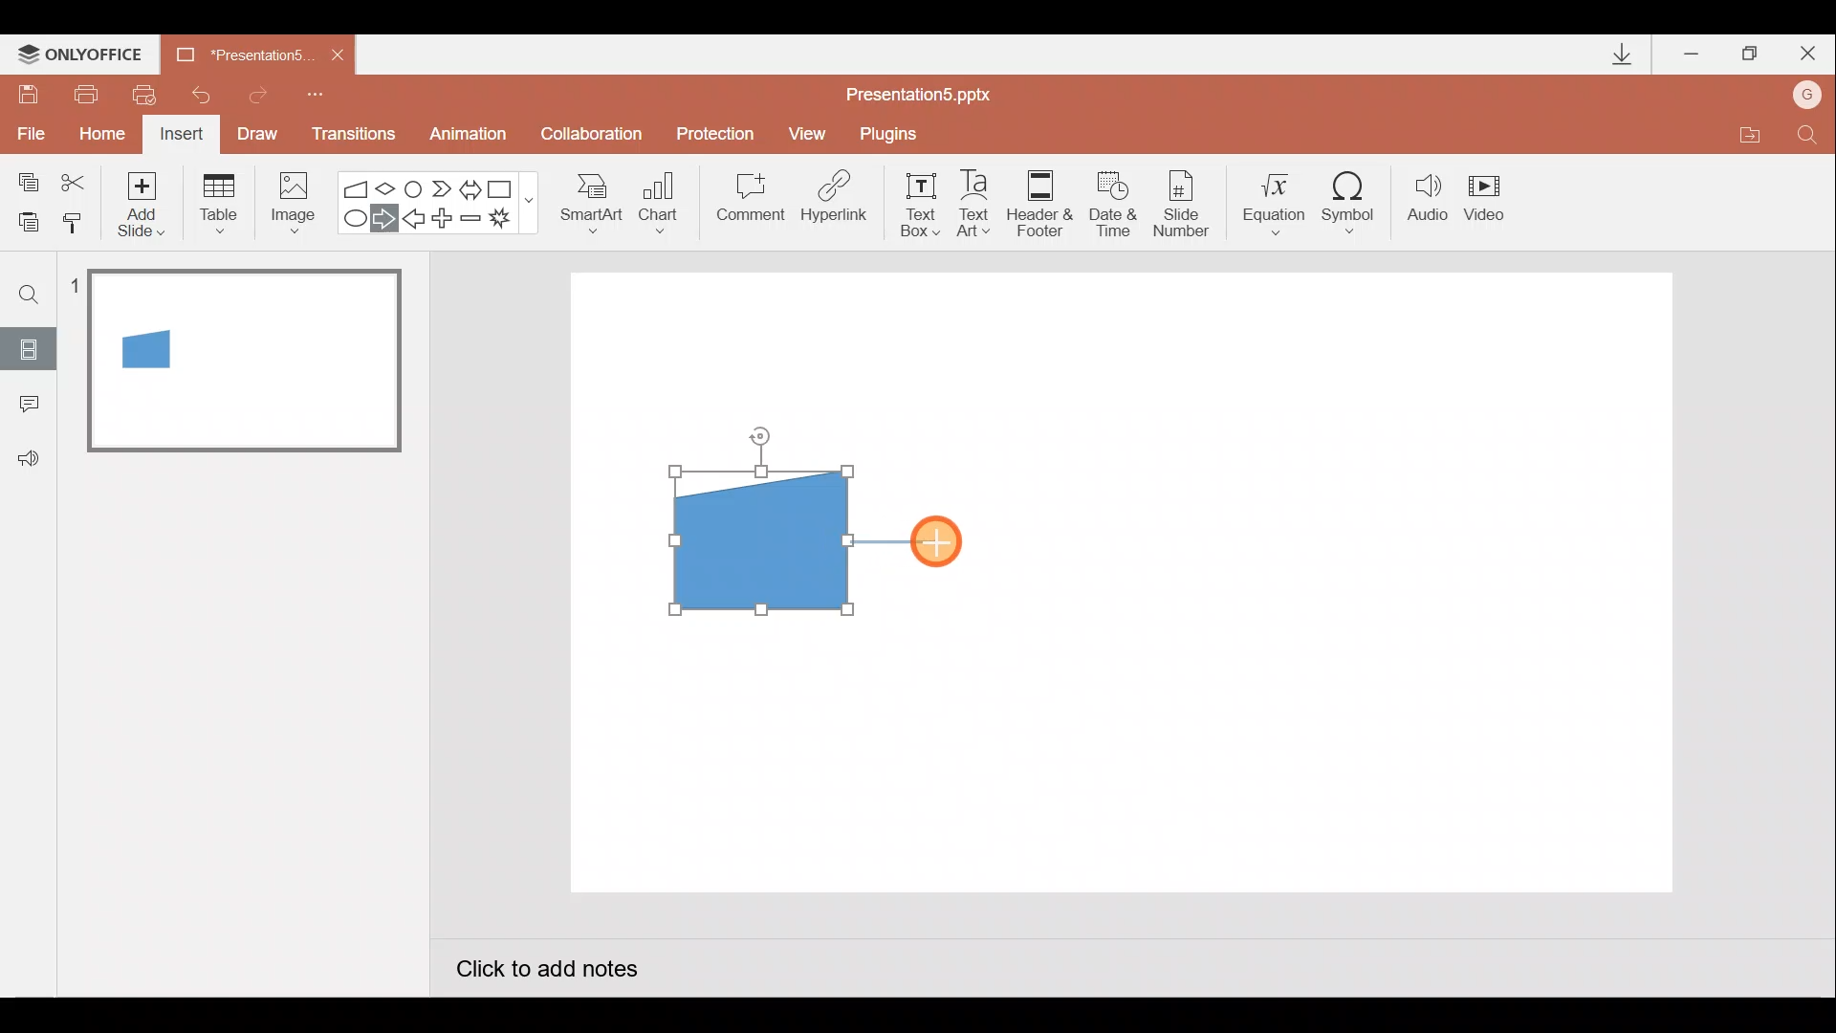  I want to click on Symbol, so click(1356, 202).